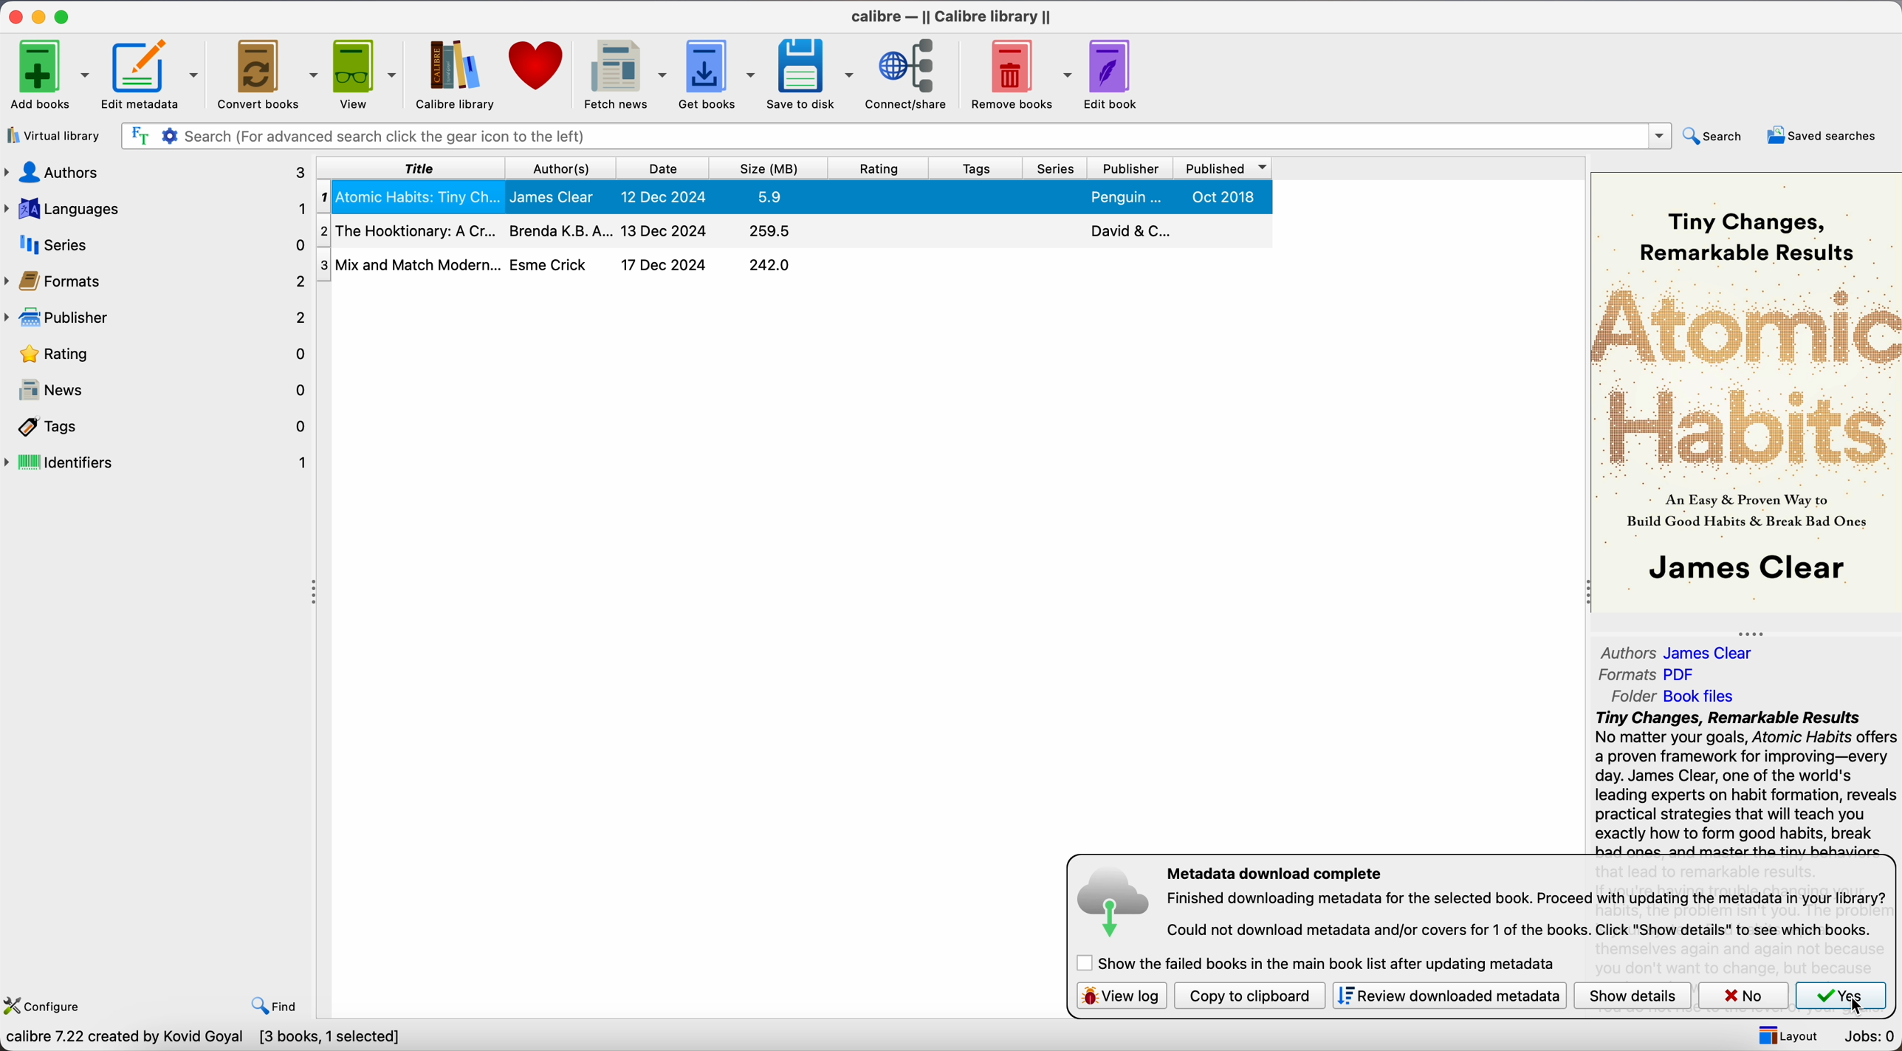 The width and height of the screenshot is (1902, 1051). What do you see at coordinates (419, 168) in the screenshot?
I see `title` at bounding box center [419, 168].